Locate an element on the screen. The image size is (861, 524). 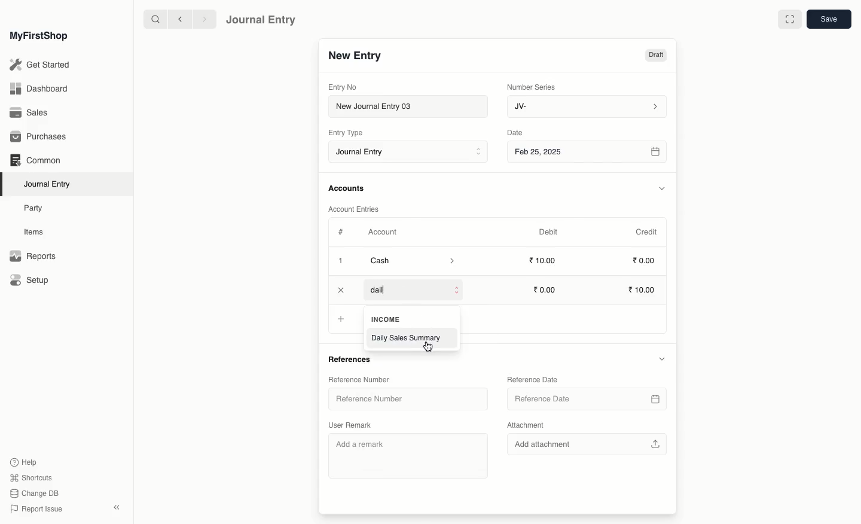
10.00 is located at coordinates (546, 261).